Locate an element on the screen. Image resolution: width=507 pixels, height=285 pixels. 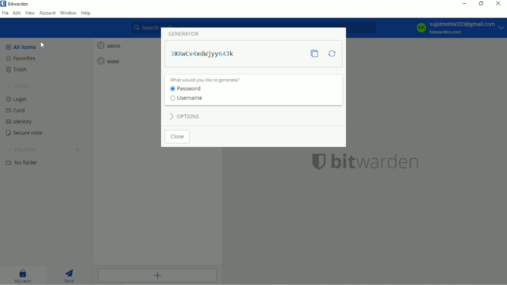
Card is located at coordinates (17, 110).